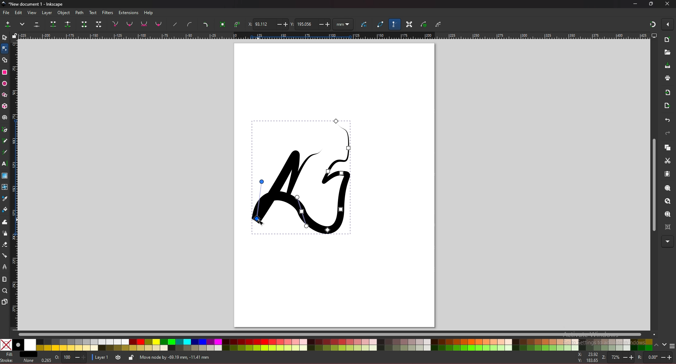 This screenshot has width=676, height=364. Describe the element at coordinates (5, 118) in the screenshot. I see `spiral` at that location.